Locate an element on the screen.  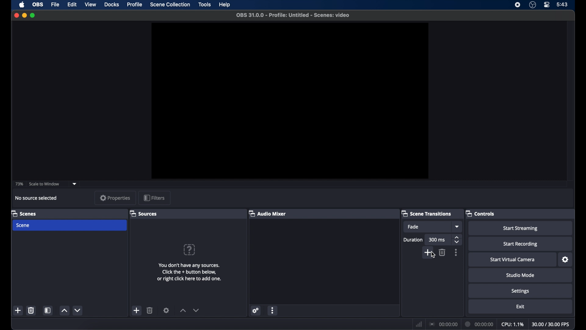
fade is located at coordinates (413, 227).